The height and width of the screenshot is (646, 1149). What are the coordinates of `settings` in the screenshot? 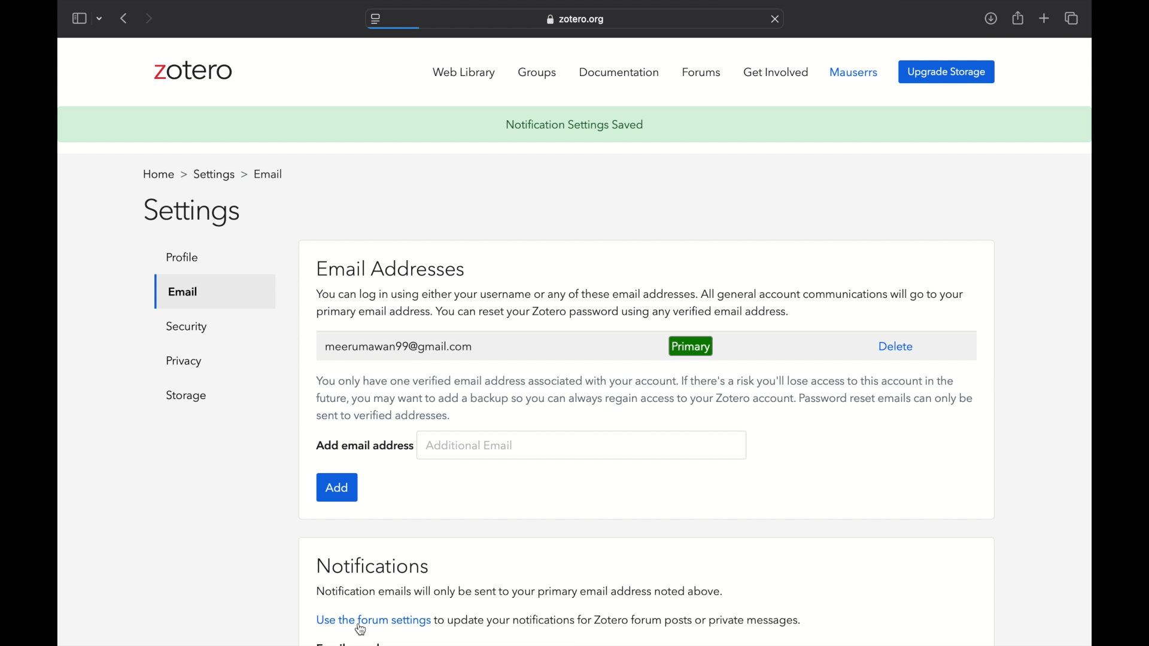 It's located at (220, 175).